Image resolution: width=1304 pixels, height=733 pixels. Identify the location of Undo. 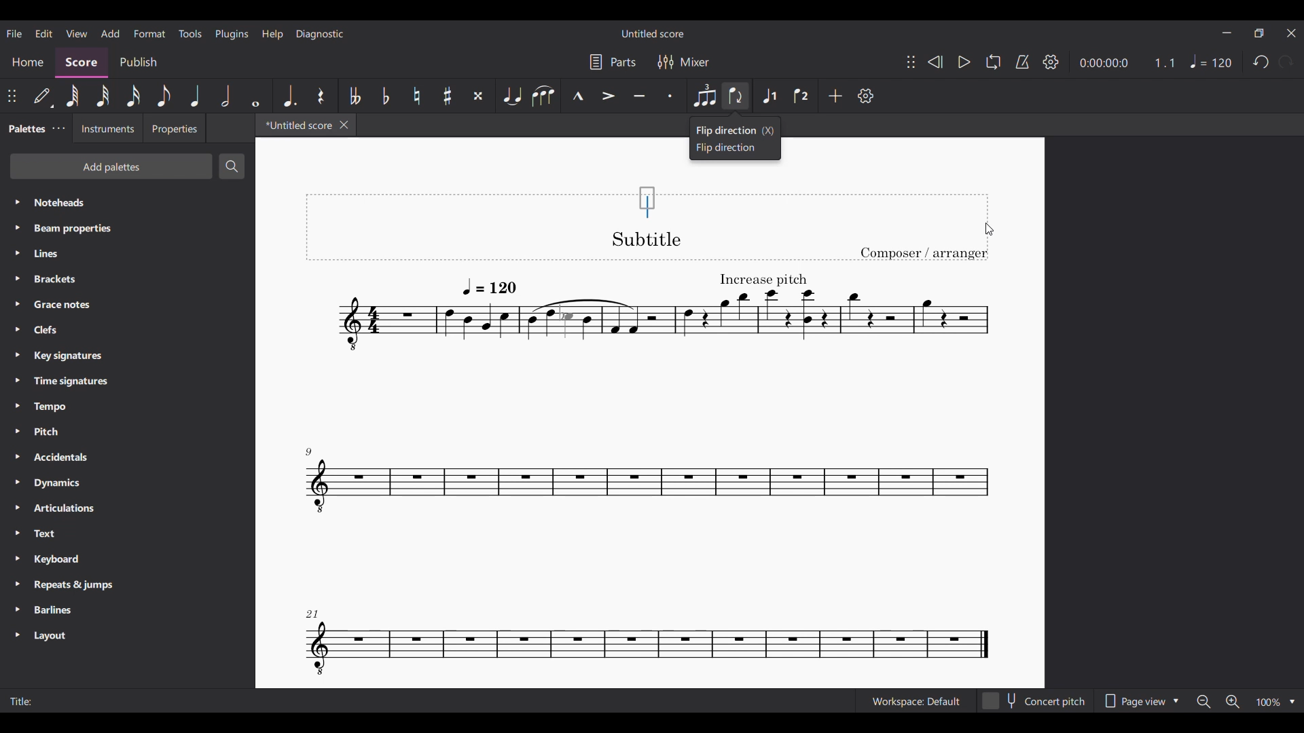
(1261, 62).